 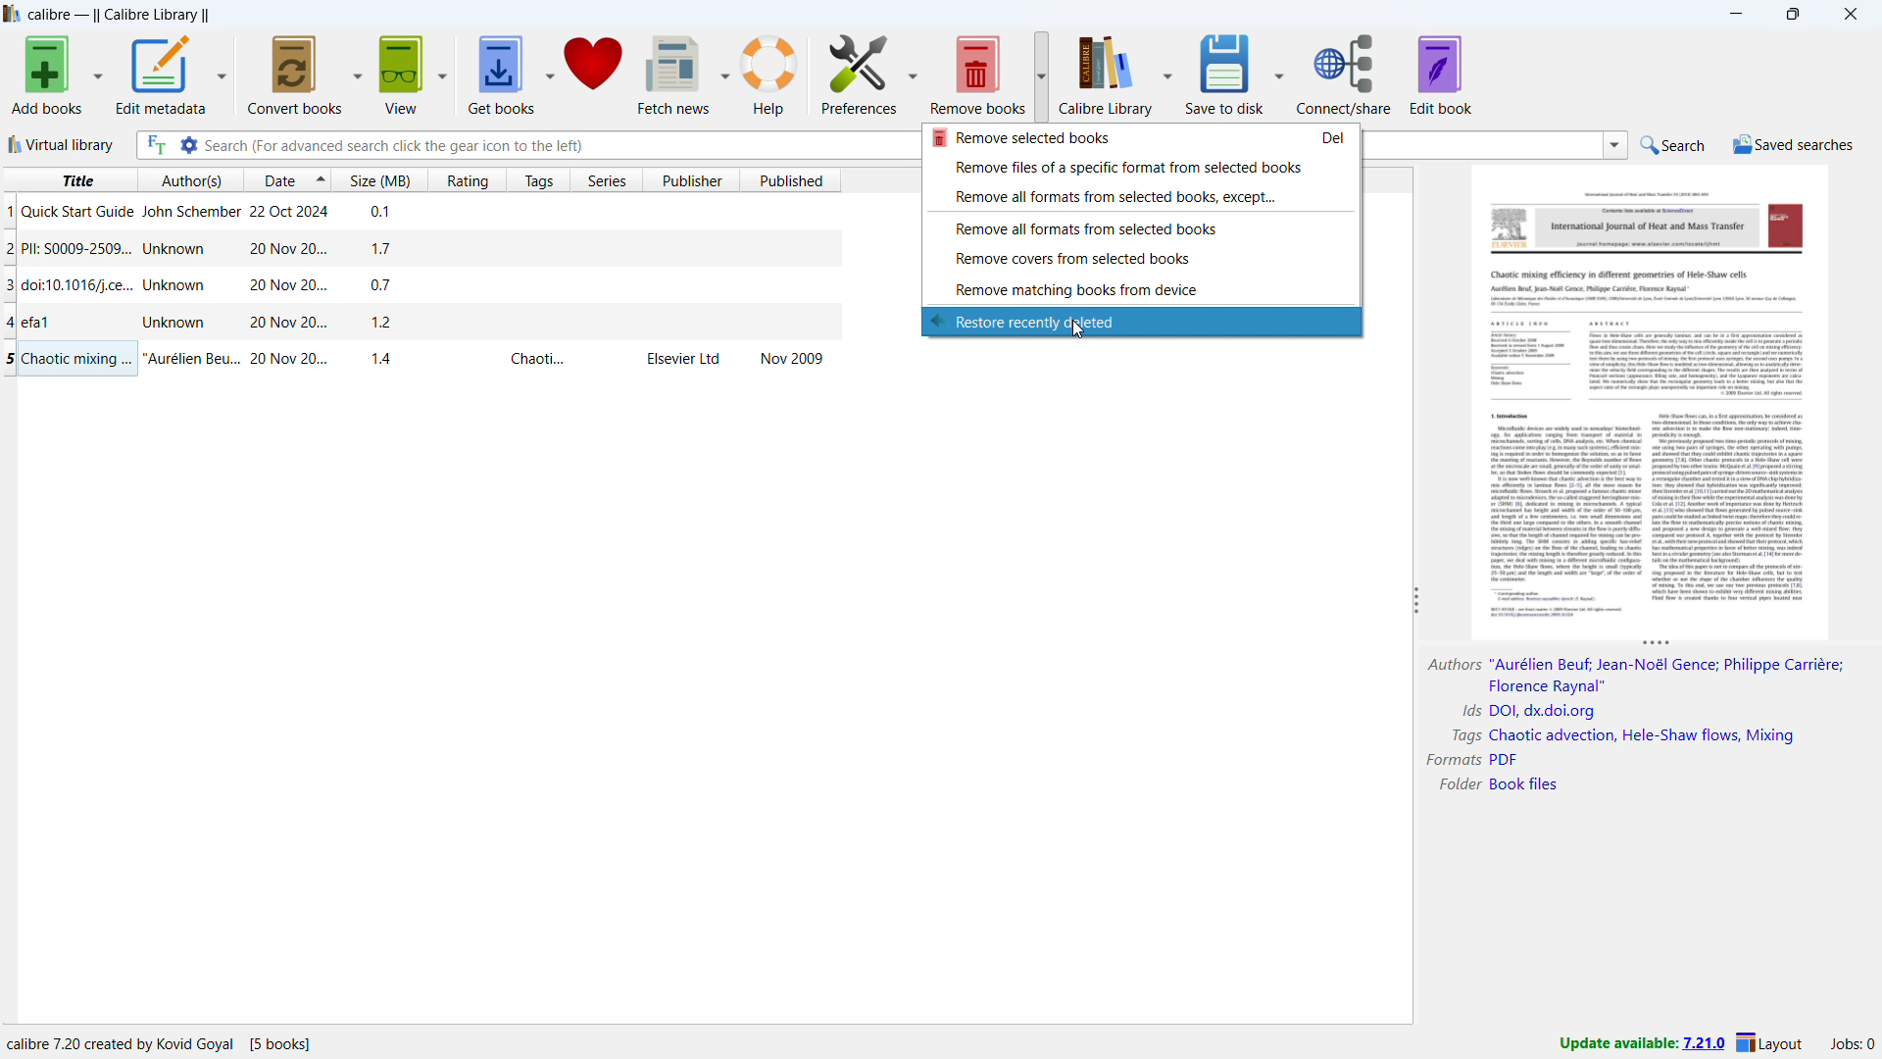 I want to click on help, so click(x=768, y=77).